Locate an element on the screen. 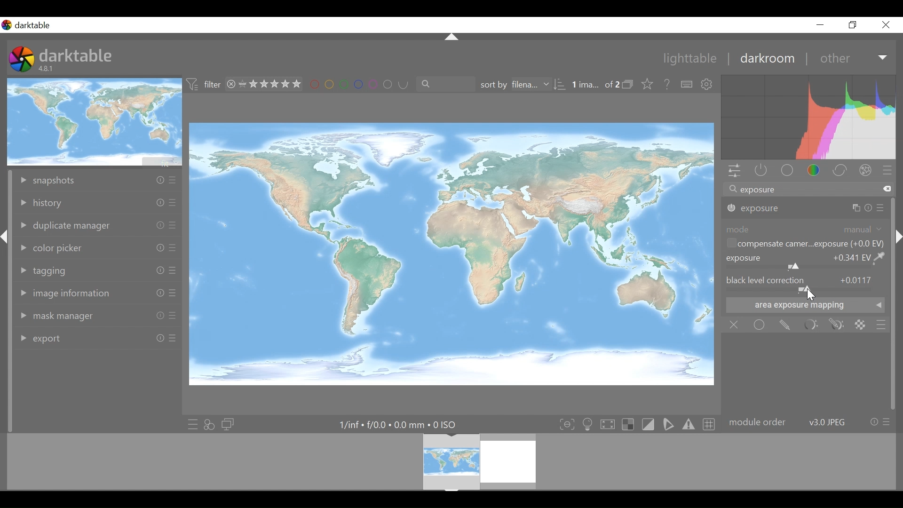 This screenshot has height=508, width=903. toggle high quality processing is located at coordinates (607, 424).